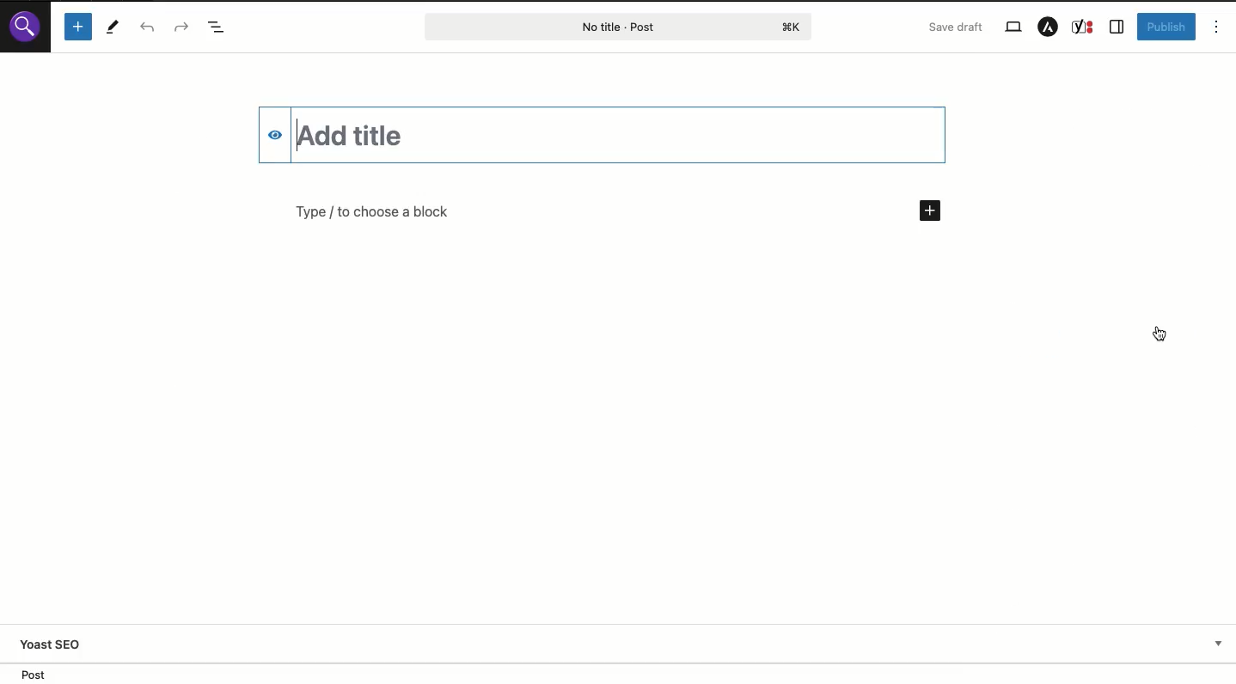 This screenshot has width=1236, height=684. Describe the element at coordinates (958, 27) in the screenshot. I see `Save draft` at that location.